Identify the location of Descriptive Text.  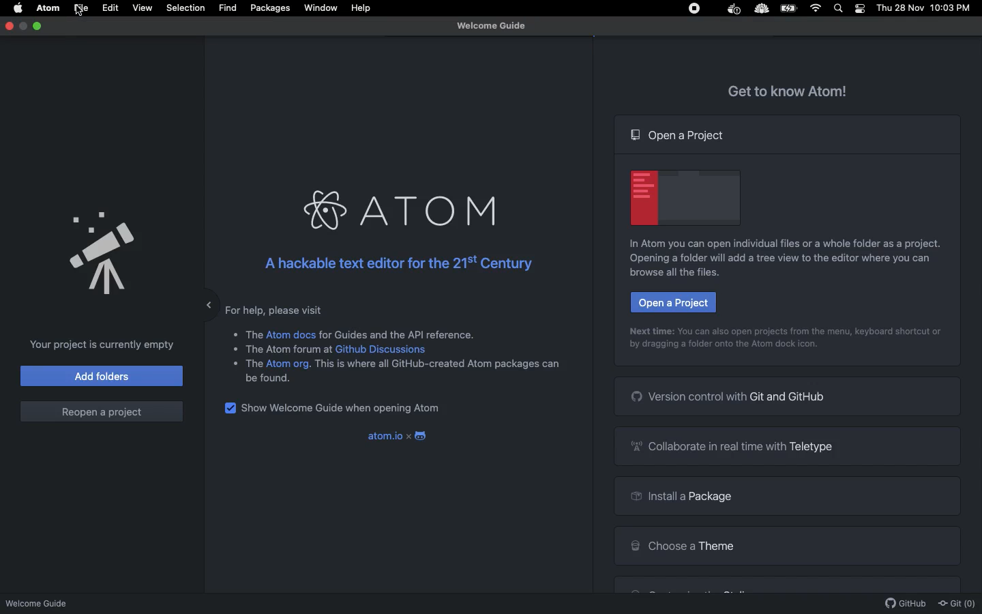
(401, 333).